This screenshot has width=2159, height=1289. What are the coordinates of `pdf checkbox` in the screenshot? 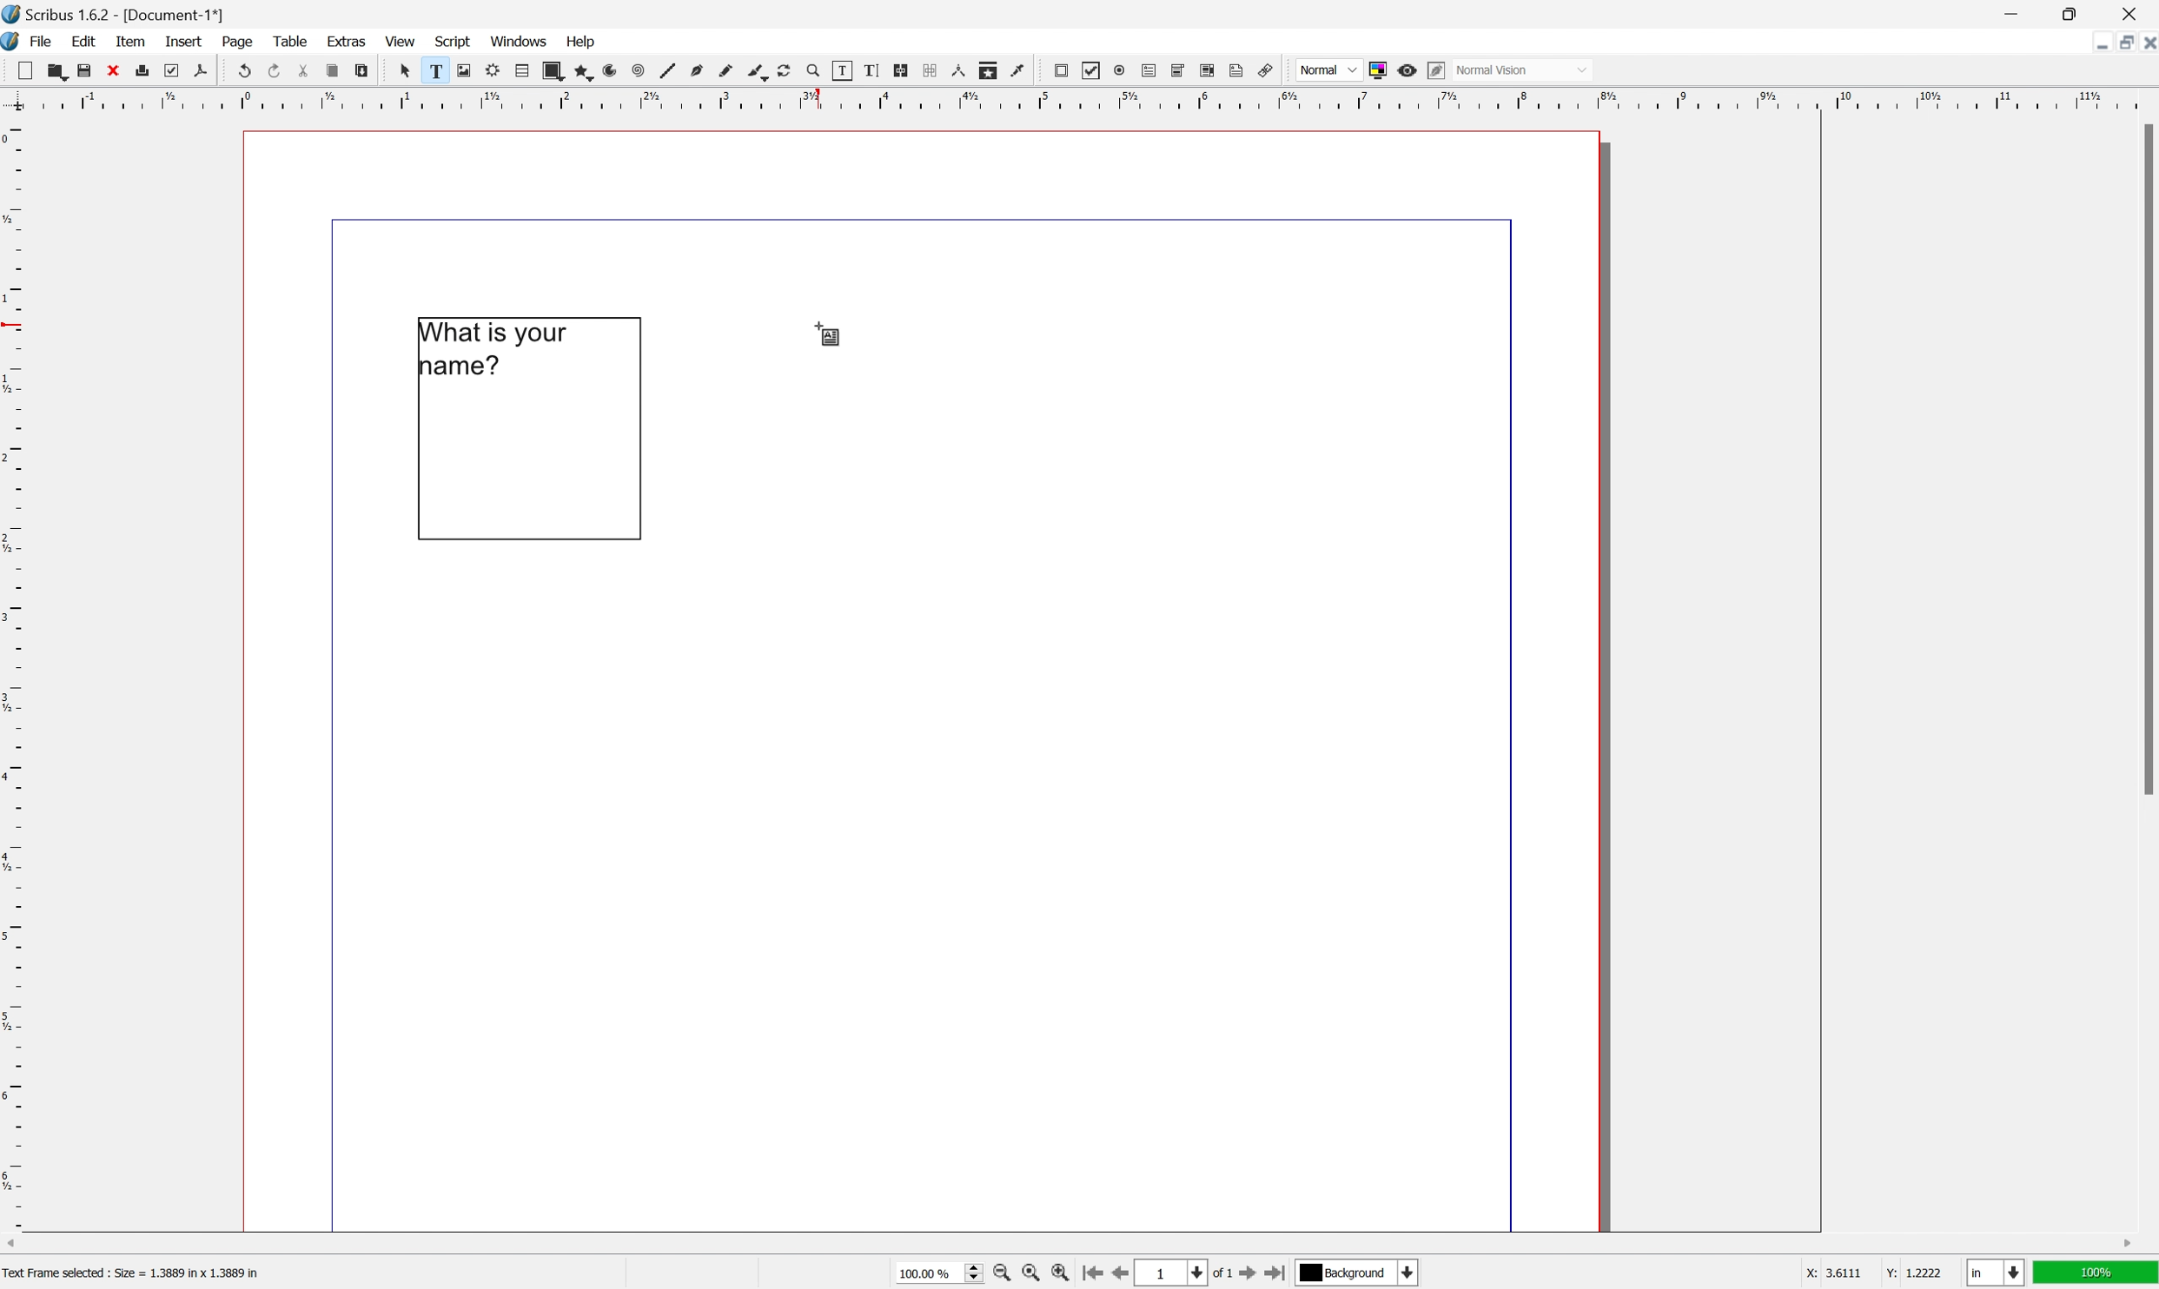 It's located at (1092, 71).